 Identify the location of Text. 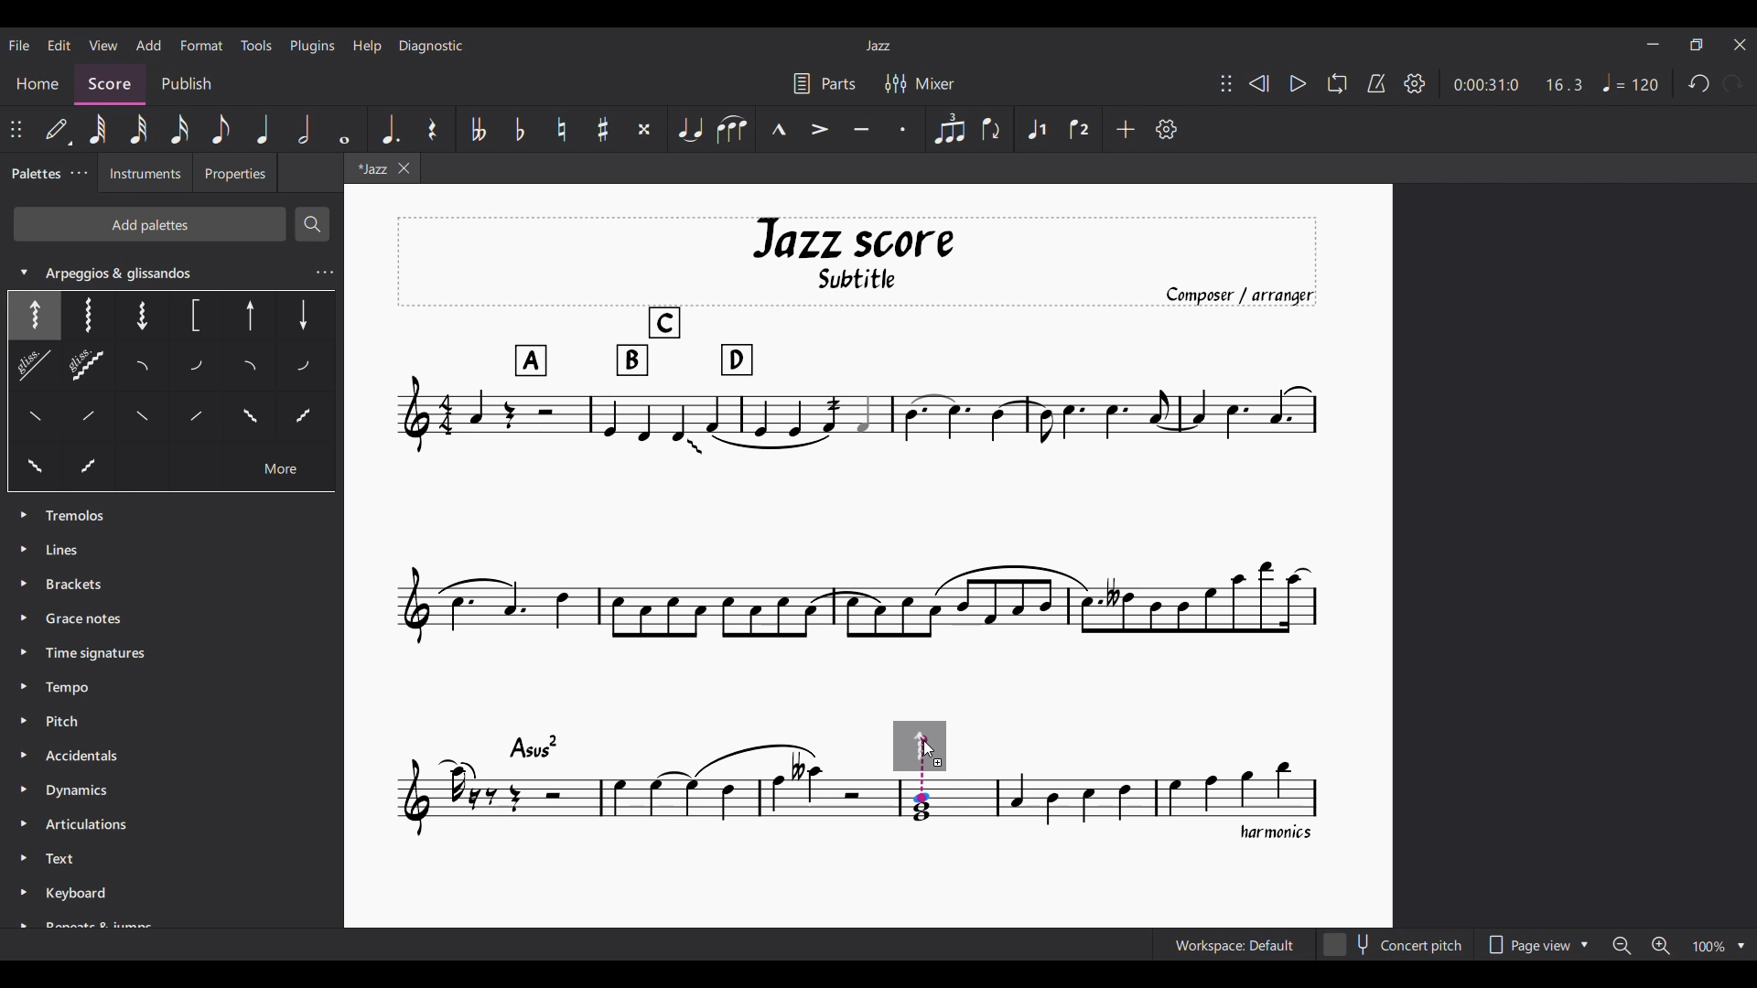
(66, 860).